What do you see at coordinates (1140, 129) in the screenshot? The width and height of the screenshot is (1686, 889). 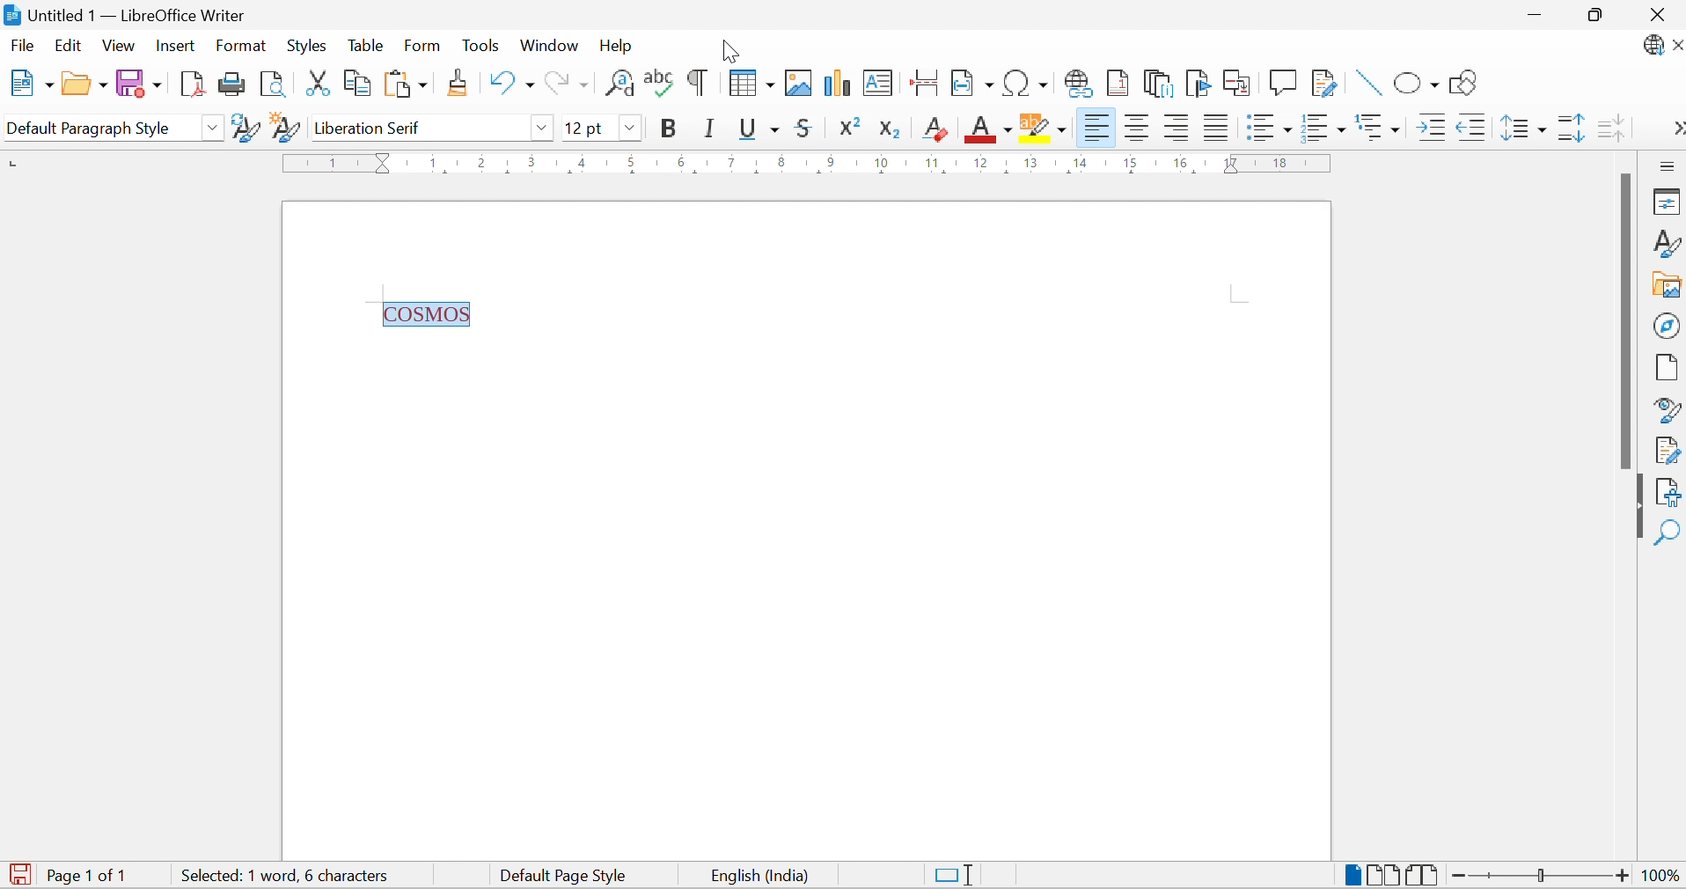 I see `Align Center` at bounding box center [1140, 129].